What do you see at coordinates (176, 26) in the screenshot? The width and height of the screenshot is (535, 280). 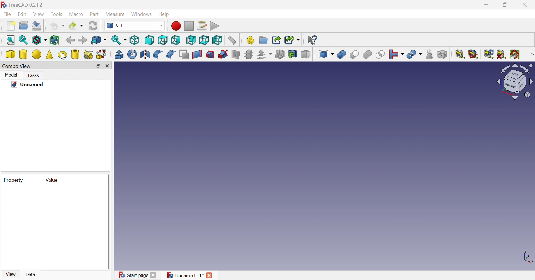 I see `Macro recording...` at bounding box center [176, 26].